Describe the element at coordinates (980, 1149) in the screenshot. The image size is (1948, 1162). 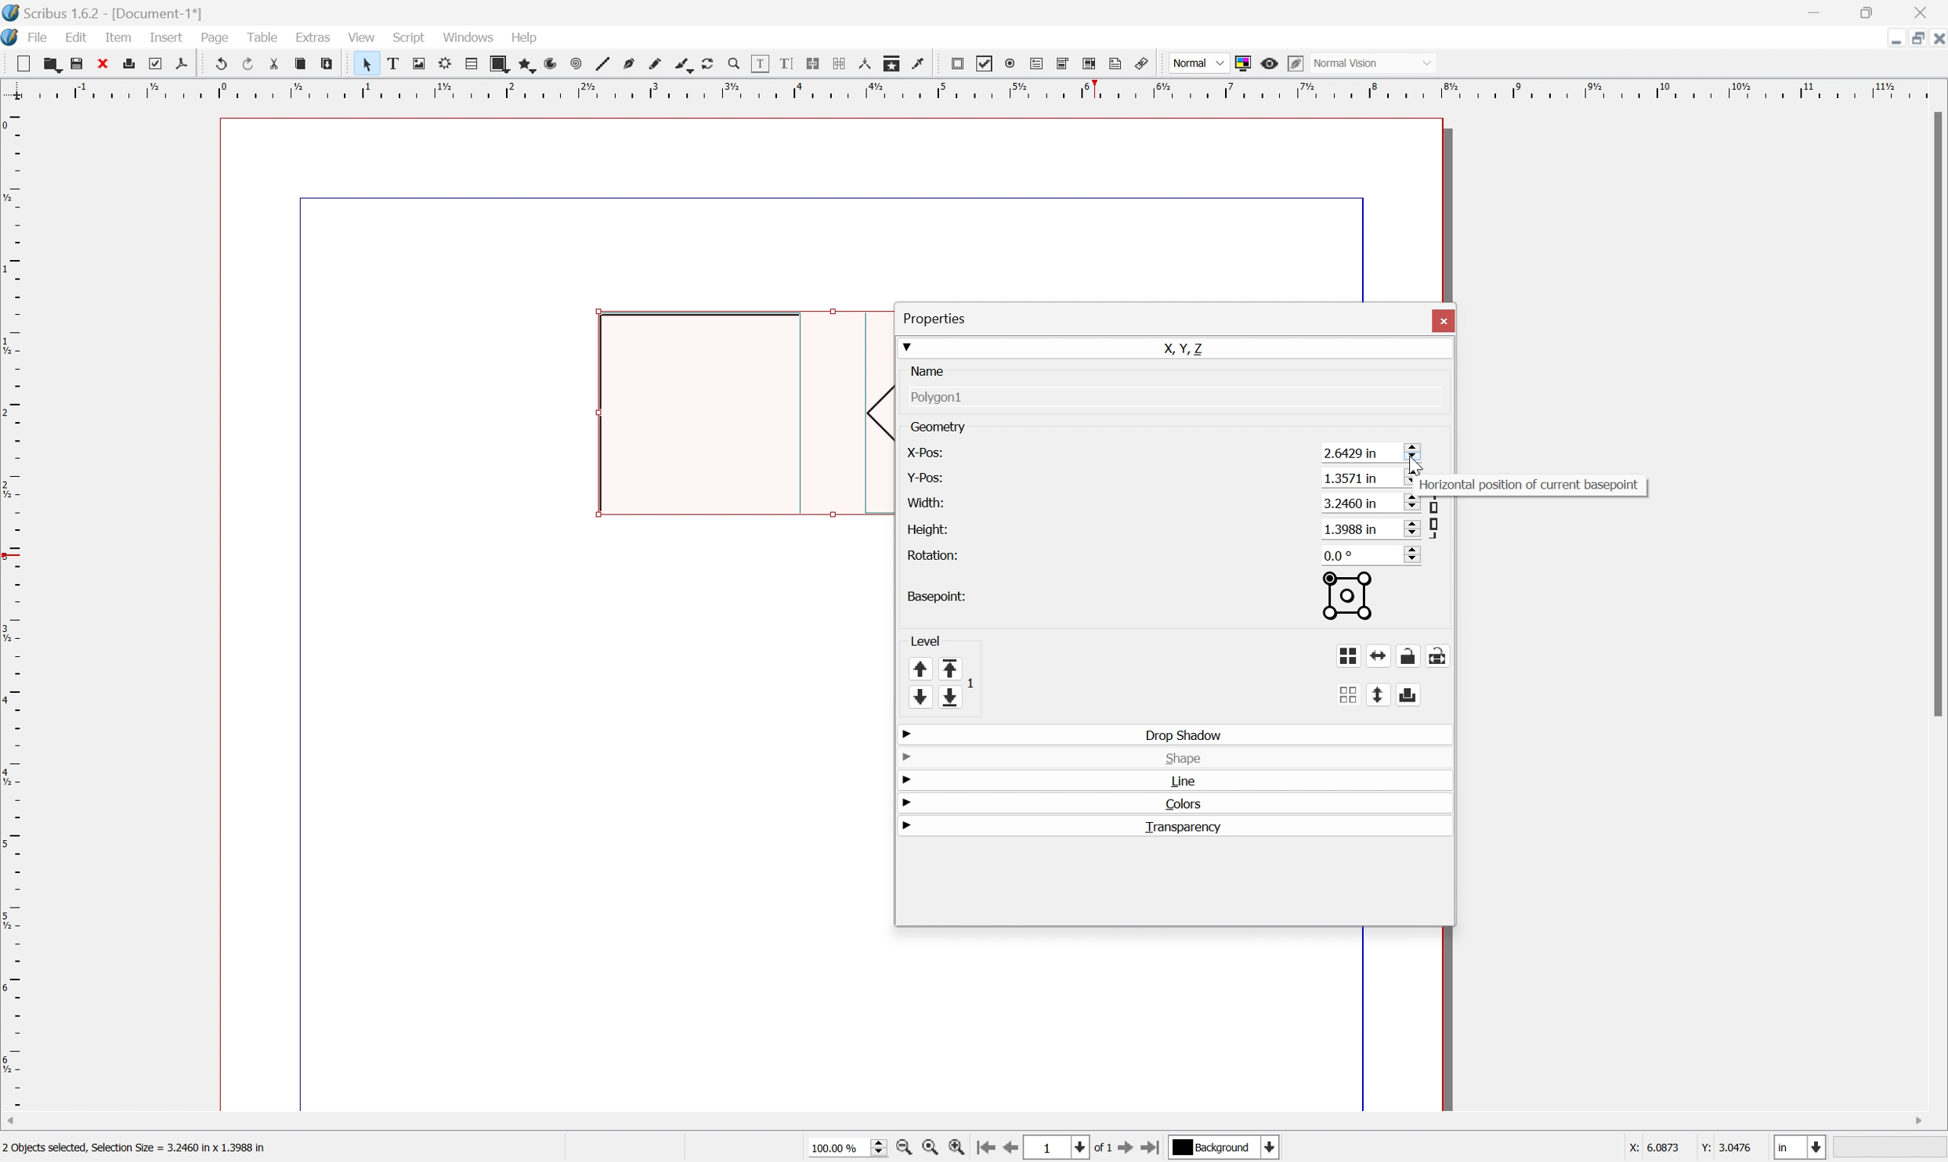
I see `Go to first page` at that location.